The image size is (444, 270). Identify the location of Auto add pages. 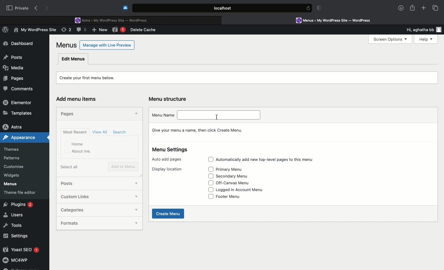
(168, 159).